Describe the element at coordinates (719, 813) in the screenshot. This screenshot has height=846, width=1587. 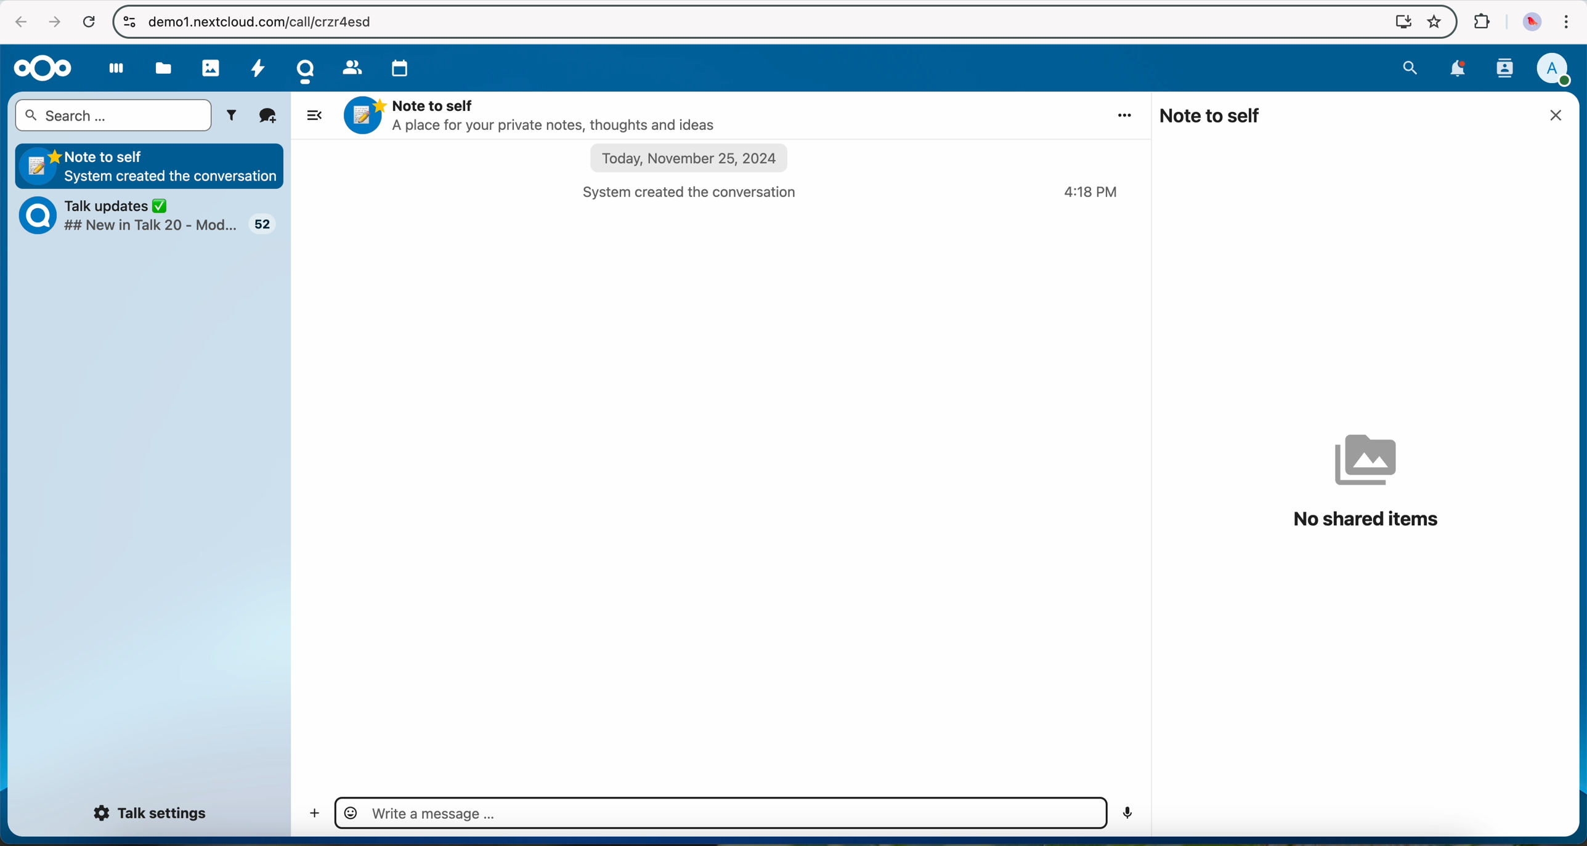
I see `type a message` at that location.